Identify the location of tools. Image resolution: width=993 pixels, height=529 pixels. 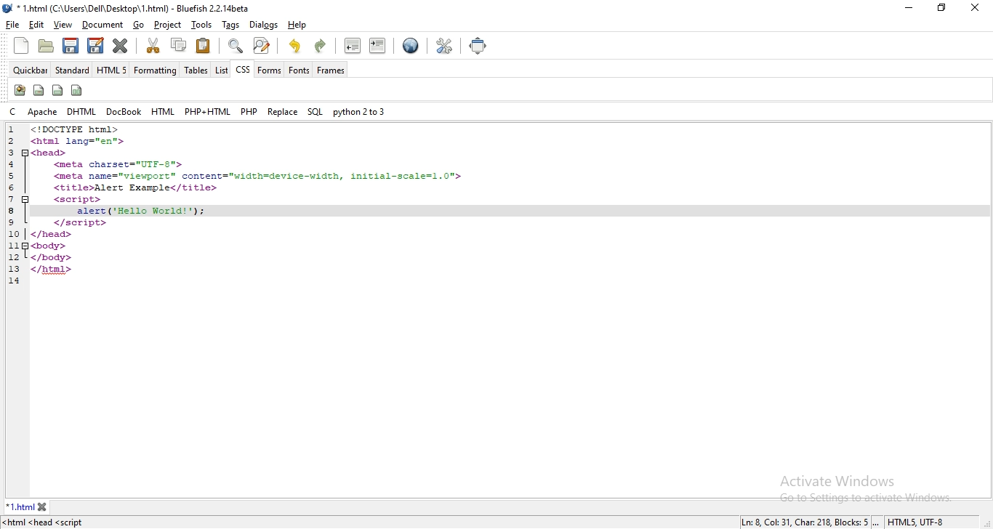
(201, 24).